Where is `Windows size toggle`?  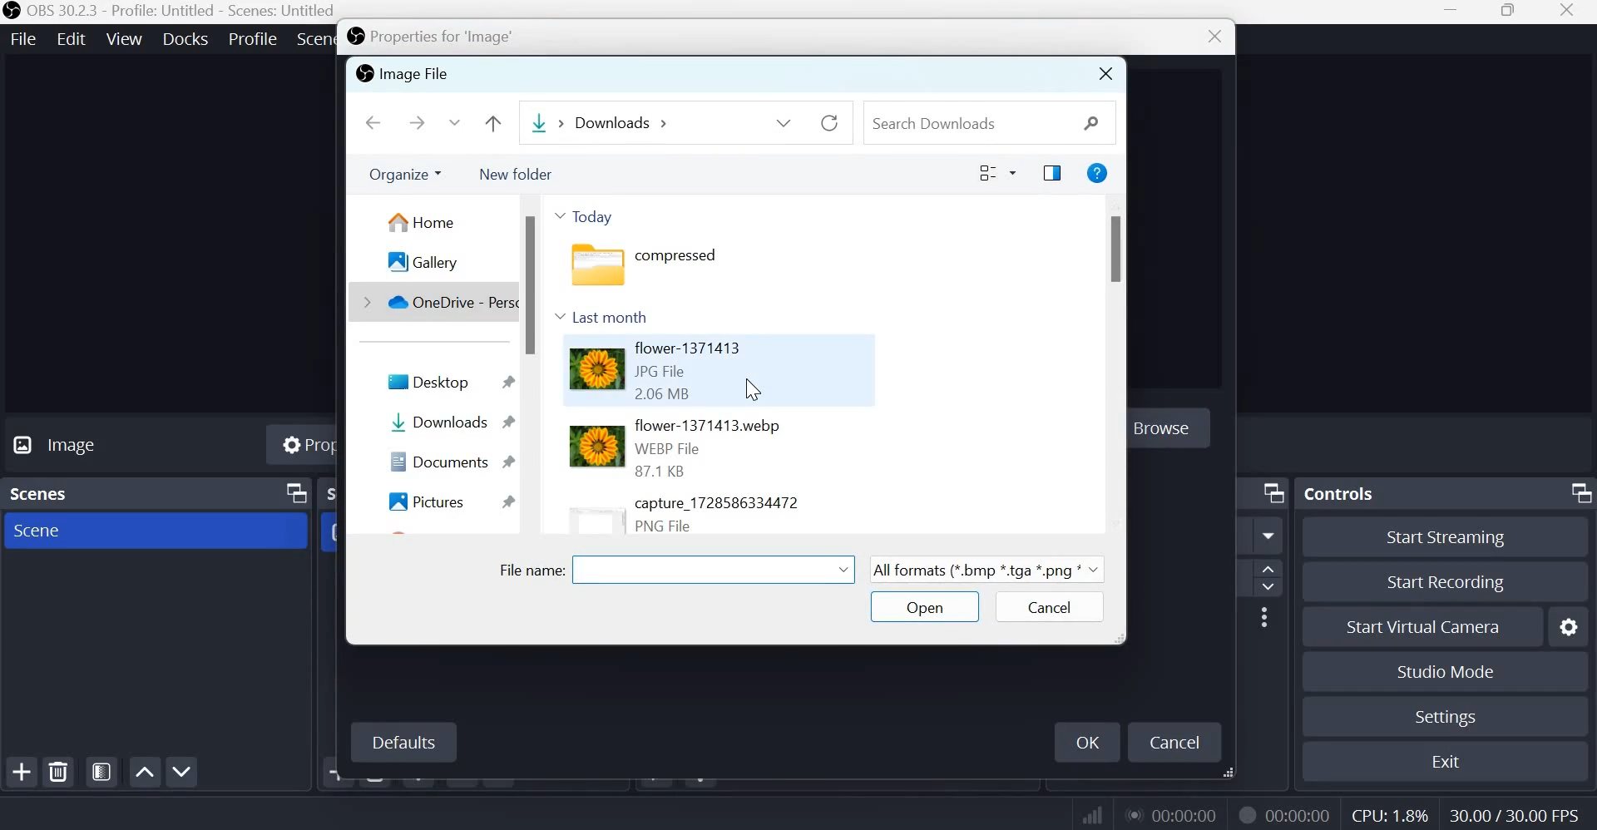 Windows size toggle is located at coordinates (1508, 12).